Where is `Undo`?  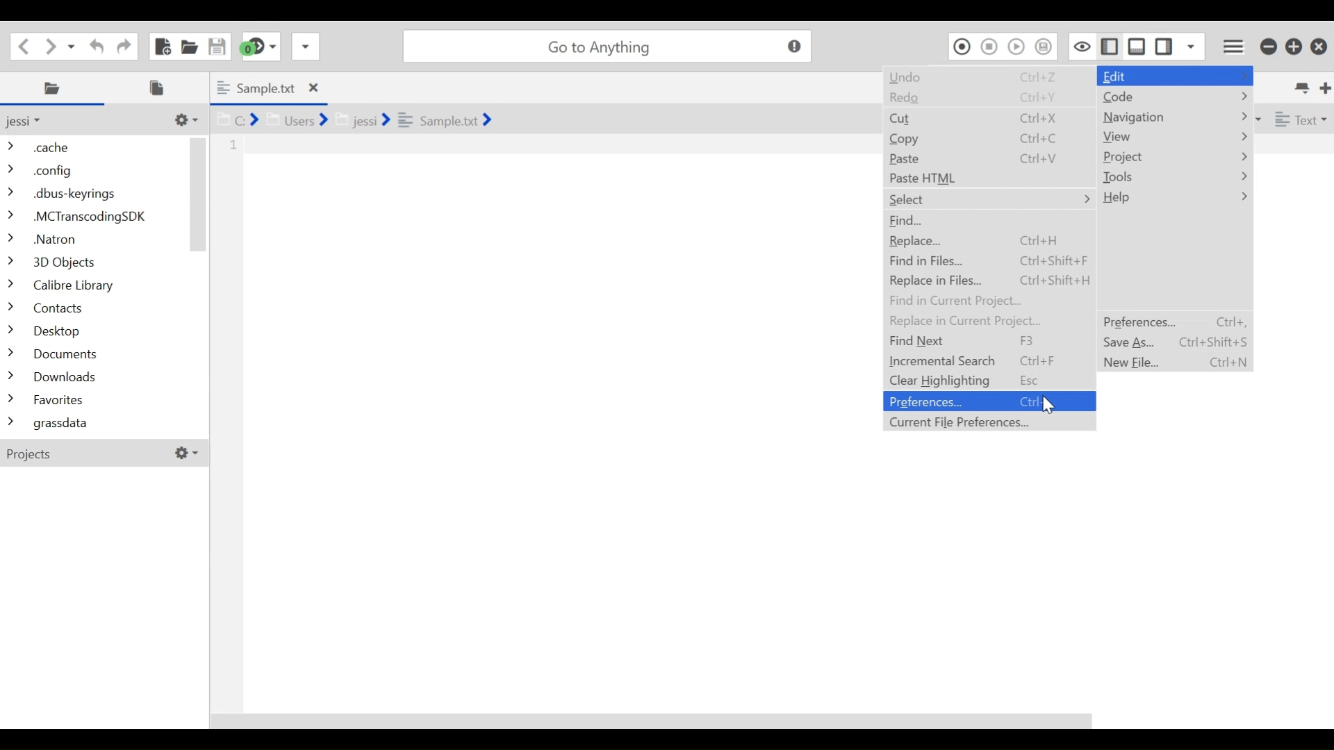 Undo is located at coordinates (989, 79).